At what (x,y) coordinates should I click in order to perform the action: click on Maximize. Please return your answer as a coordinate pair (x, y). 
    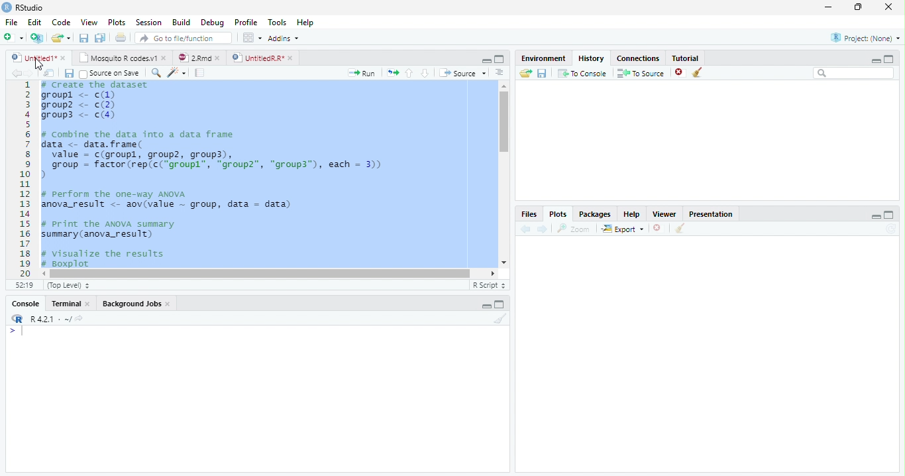
    Looking at the image, I should click on (500, 306).